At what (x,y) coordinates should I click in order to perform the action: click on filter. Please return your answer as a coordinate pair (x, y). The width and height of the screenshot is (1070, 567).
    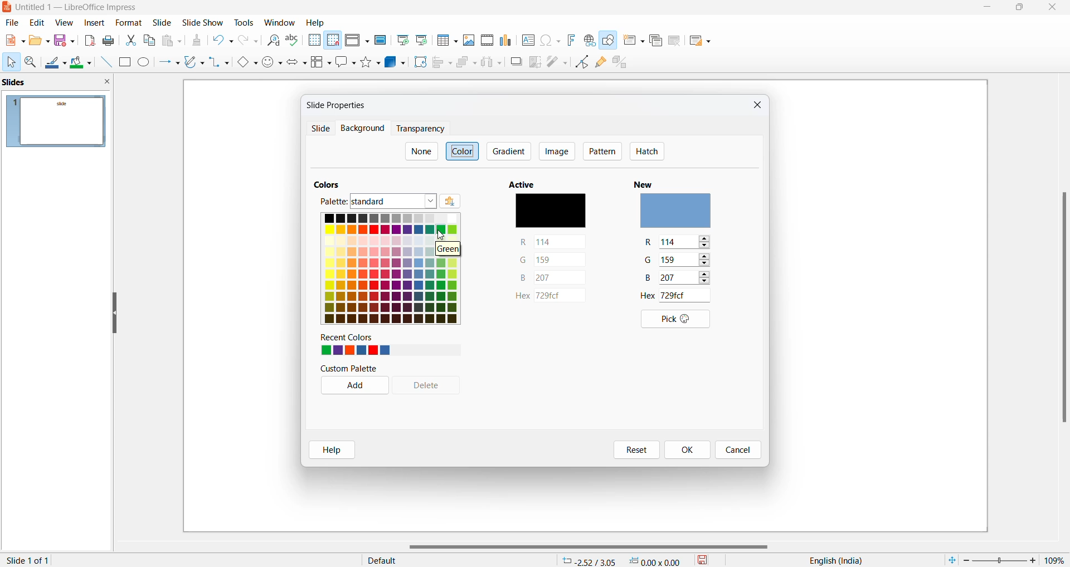
    Looking at the image, I should click on (557, 61).